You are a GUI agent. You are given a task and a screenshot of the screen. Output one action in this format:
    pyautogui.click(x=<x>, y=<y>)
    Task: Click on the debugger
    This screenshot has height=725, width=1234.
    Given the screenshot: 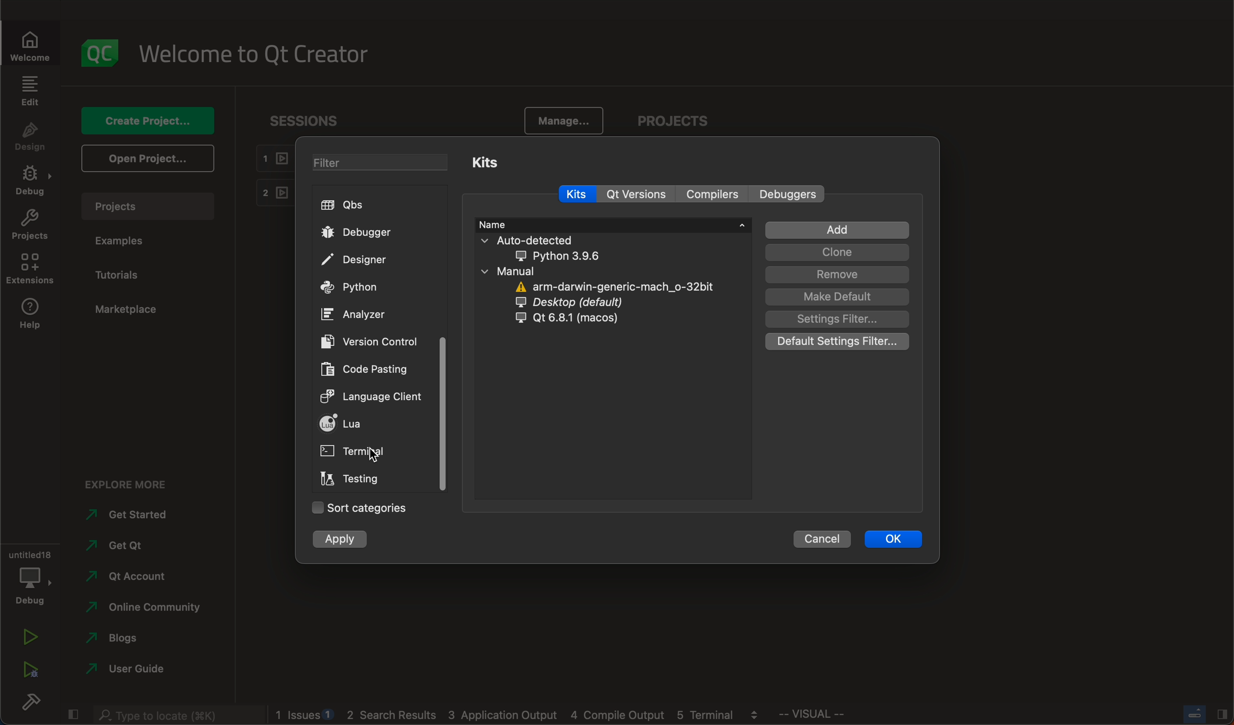 What is the action you would take?
    pyautogui.click(x=366, y=232)
    